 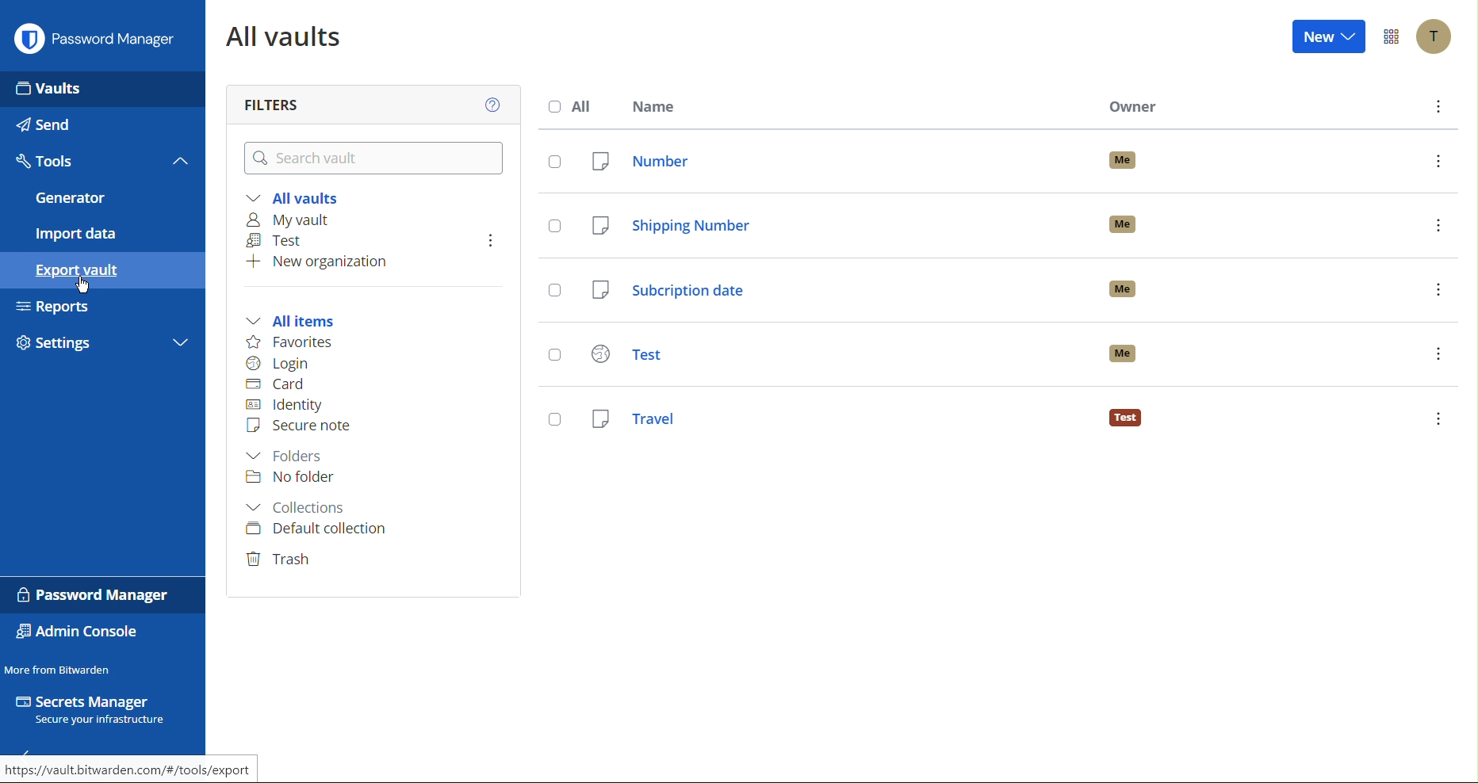 I want to click on More options, so click(x=1388, y=37).